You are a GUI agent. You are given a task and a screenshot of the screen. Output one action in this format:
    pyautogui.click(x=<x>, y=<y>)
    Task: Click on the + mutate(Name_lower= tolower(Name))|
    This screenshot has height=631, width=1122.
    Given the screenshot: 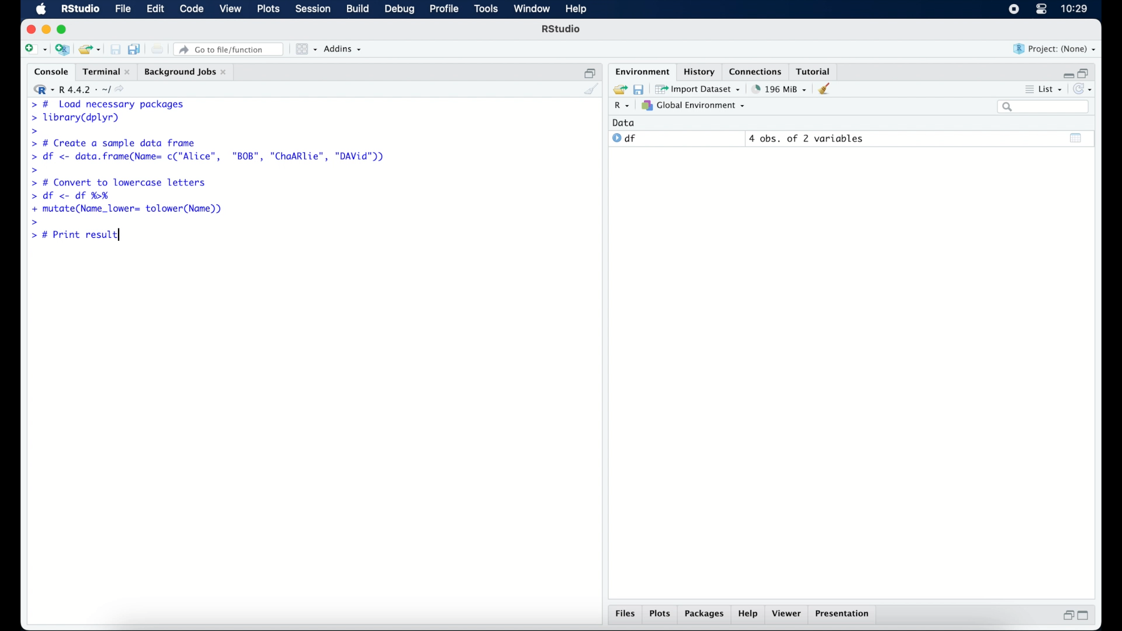 What is the action you would take?
    pyautogui.click(x=130, y=209)
    